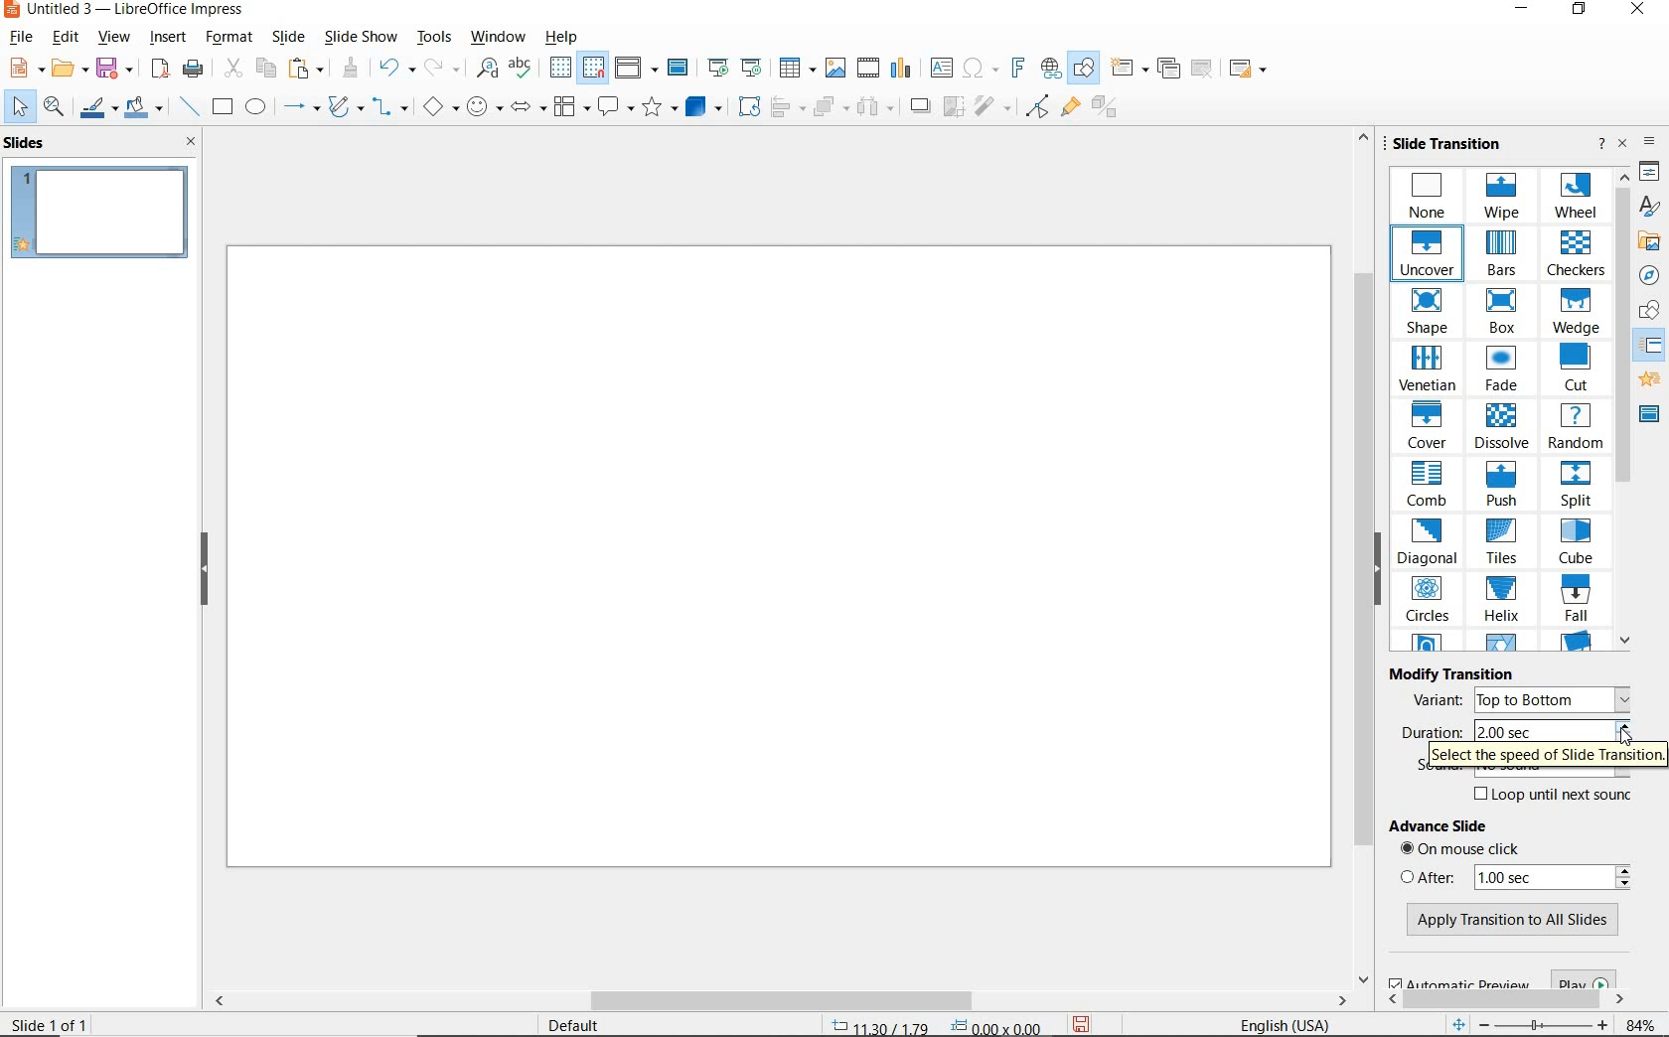 This screenshot has width=1669, height=1037. Describe the element at coordinates (1505, 542) in the screenshot. I see `TILES` at that location.